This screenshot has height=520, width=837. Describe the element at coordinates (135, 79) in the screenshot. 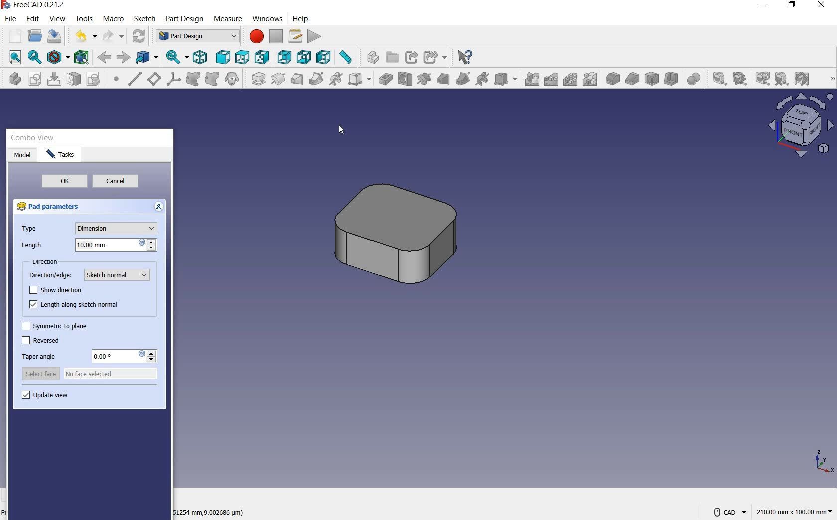

I see `create a datum line` at that location.